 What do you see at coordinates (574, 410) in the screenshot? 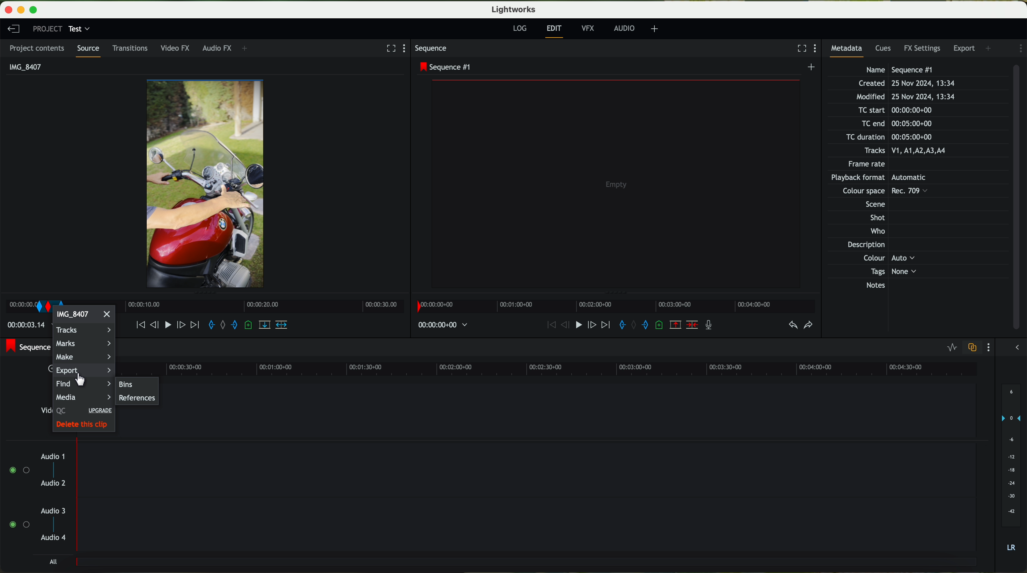
I see `video 1` at bounding box center [574, 410].